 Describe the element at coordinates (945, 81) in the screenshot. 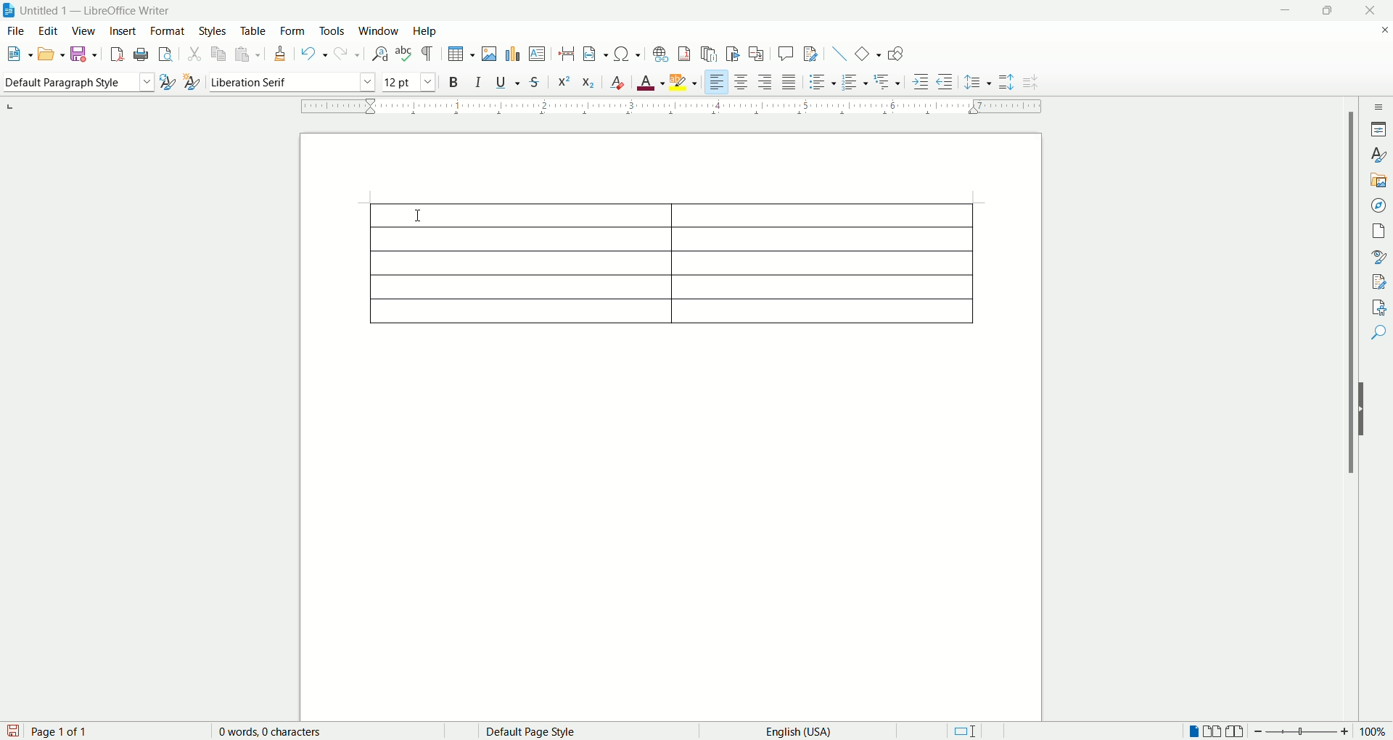

I see `decrease indent` at that location.